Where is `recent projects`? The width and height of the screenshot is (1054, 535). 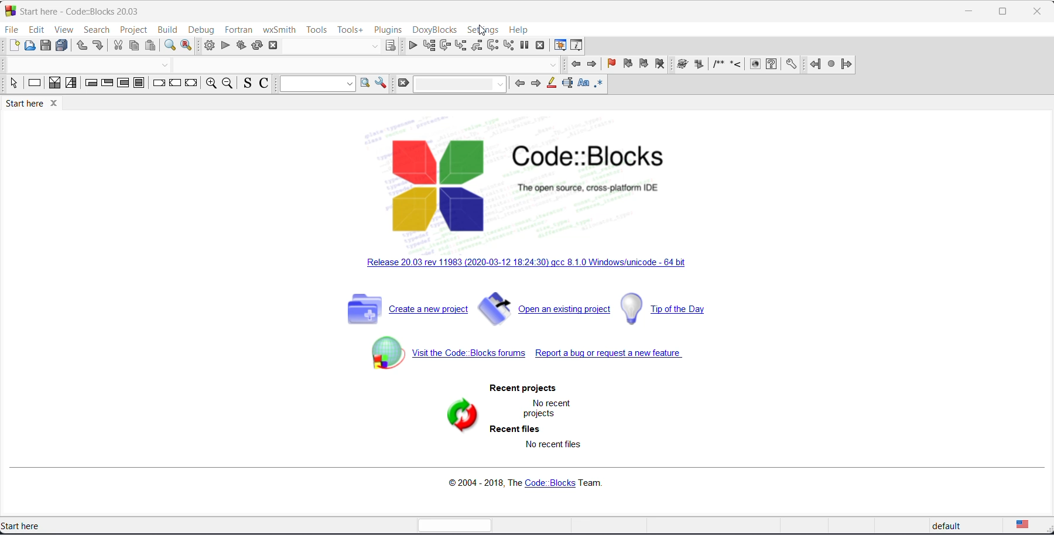 recent projects is located at coordinates (523, 388).